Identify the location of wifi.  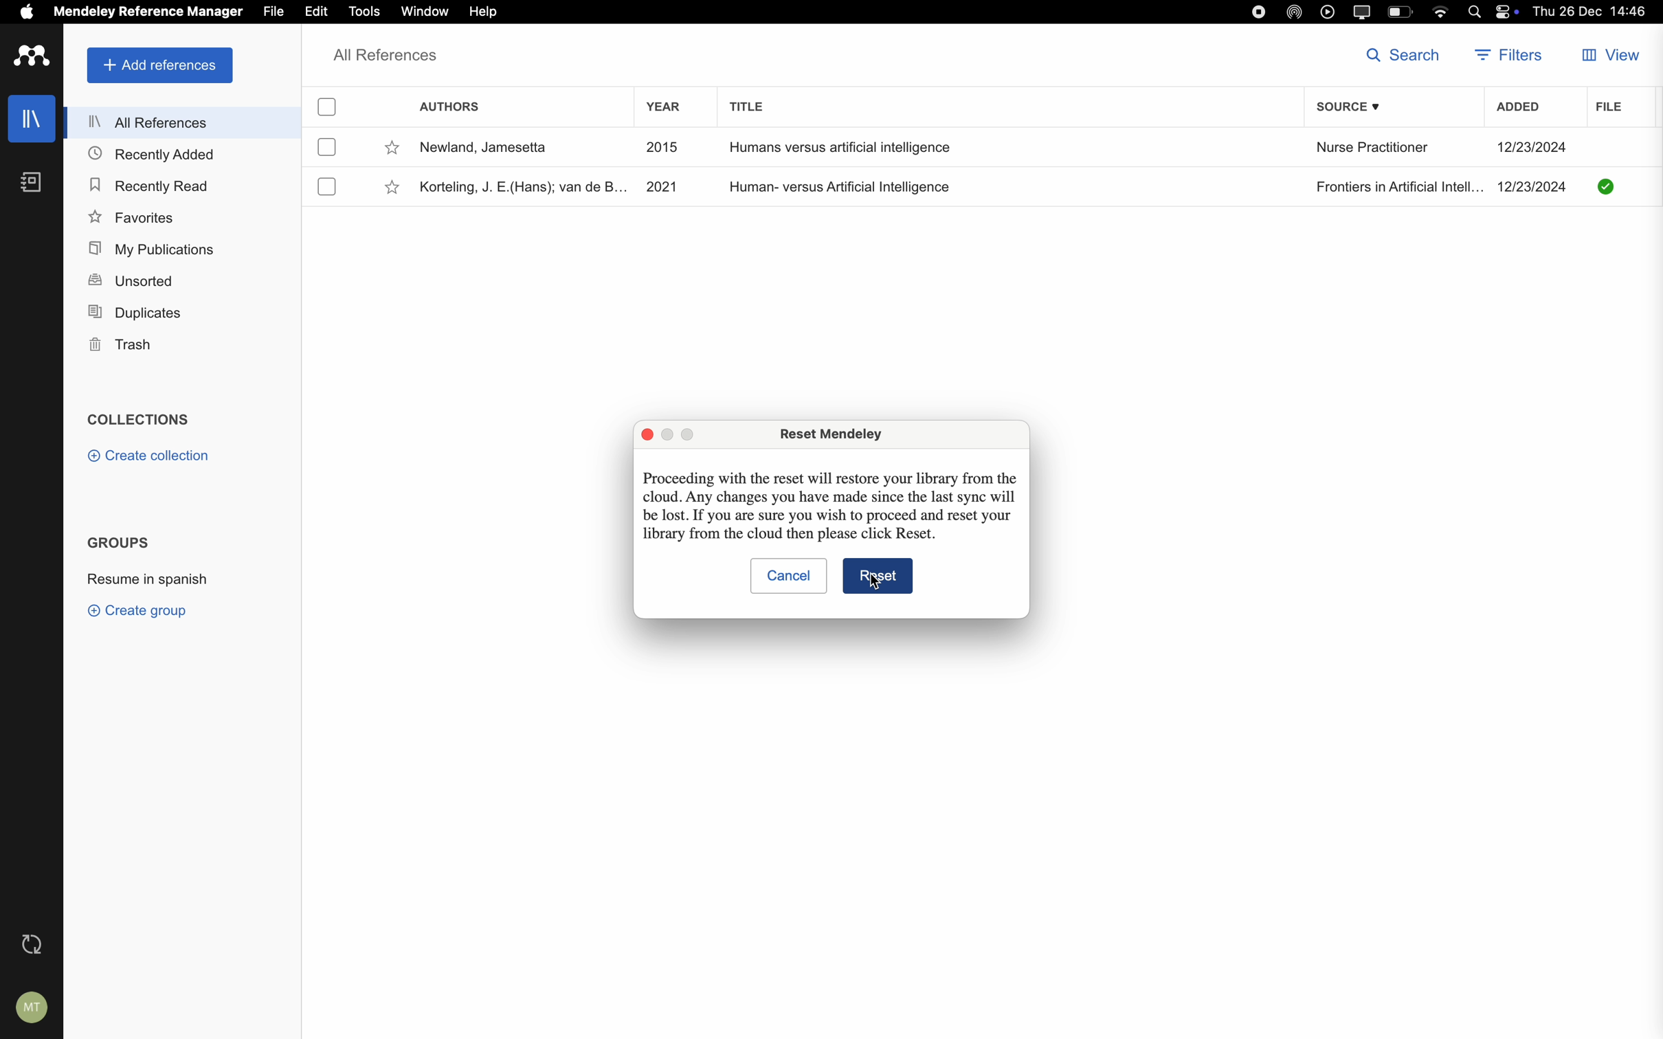
(1444, 12).